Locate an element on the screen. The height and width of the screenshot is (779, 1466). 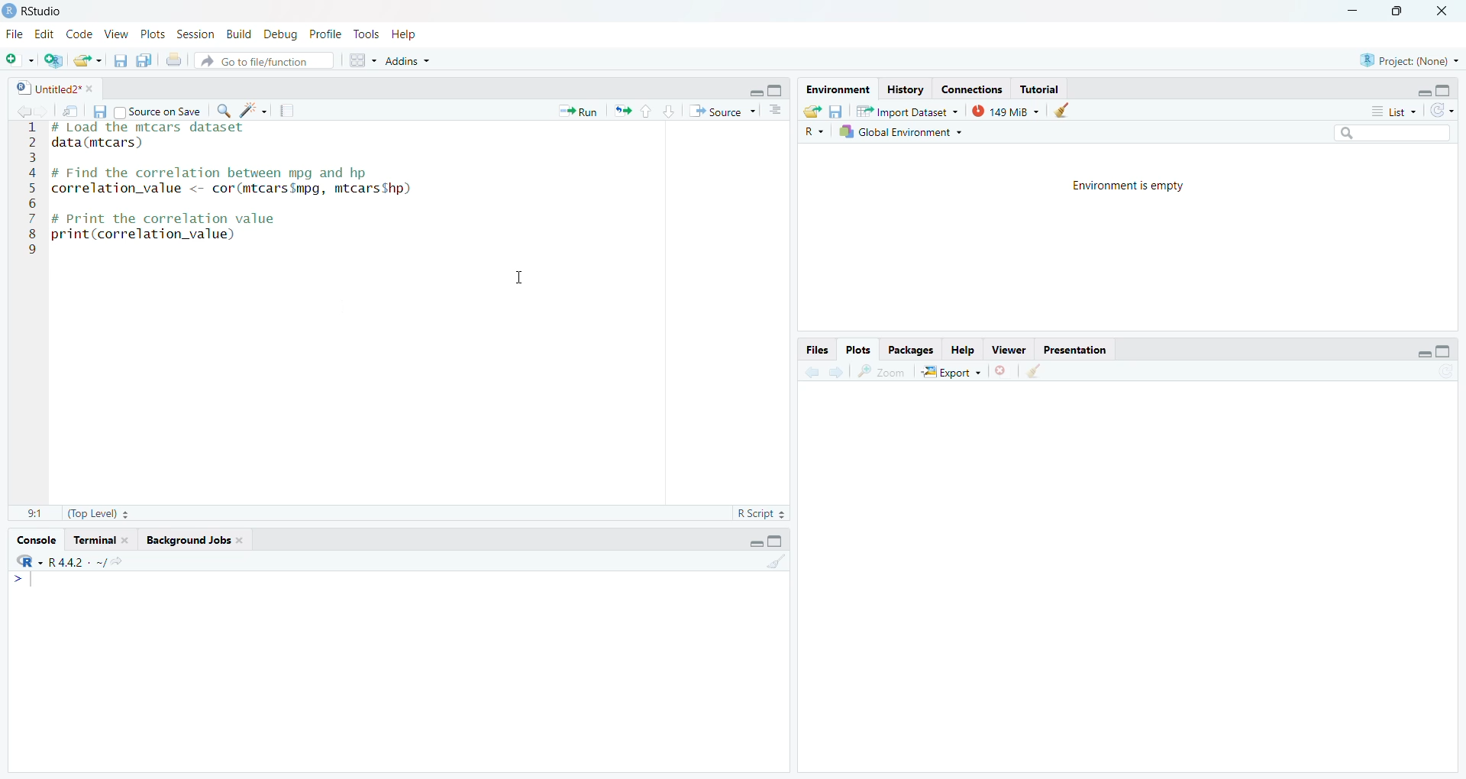
Addins is located at coordinates (410, 60).